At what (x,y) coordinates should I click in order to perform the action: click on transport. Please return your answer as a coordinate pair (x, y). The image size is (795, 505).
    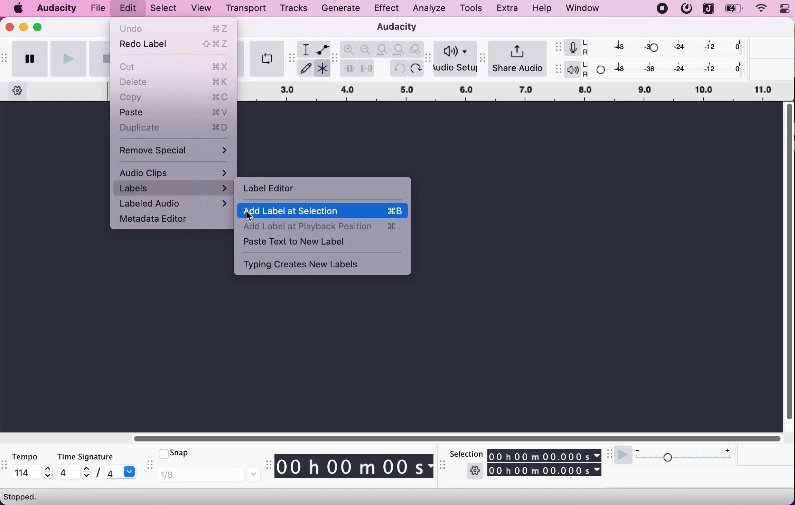
    Looking at the image, I should click on (244, 8).